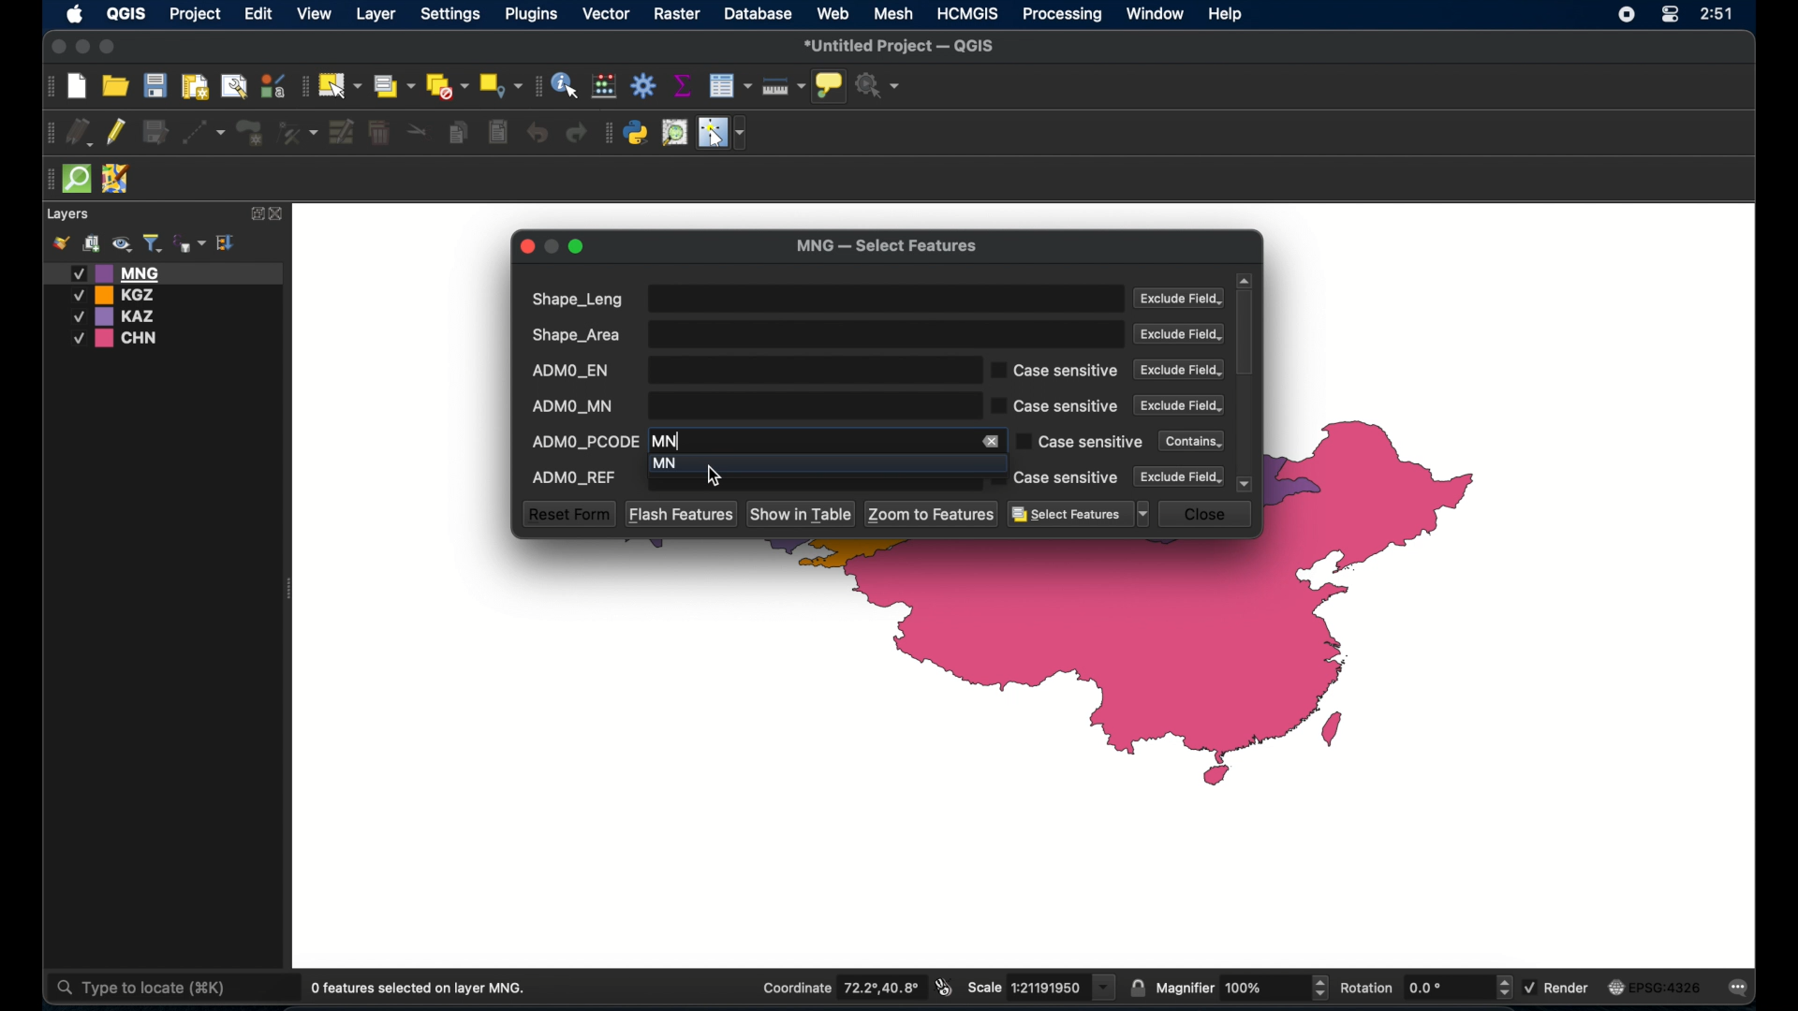  Describe the element at coordinates (125, 17) in the screenshot. I see `QGIS` at that location.